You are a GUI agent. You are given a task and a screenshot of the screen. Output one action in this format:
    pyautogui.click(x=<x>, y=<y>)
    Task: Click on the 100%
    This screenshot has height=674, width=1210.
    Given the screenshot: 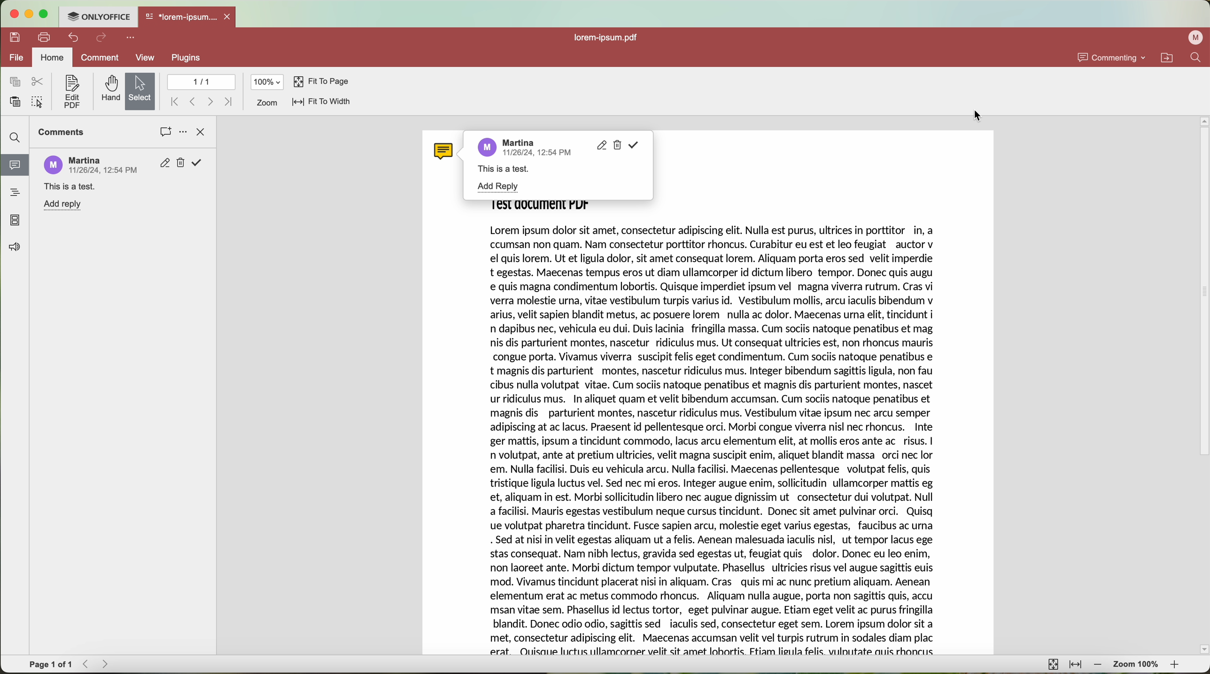 What is the action you would take?
    pyautogui.click(x=267, y=82)
    